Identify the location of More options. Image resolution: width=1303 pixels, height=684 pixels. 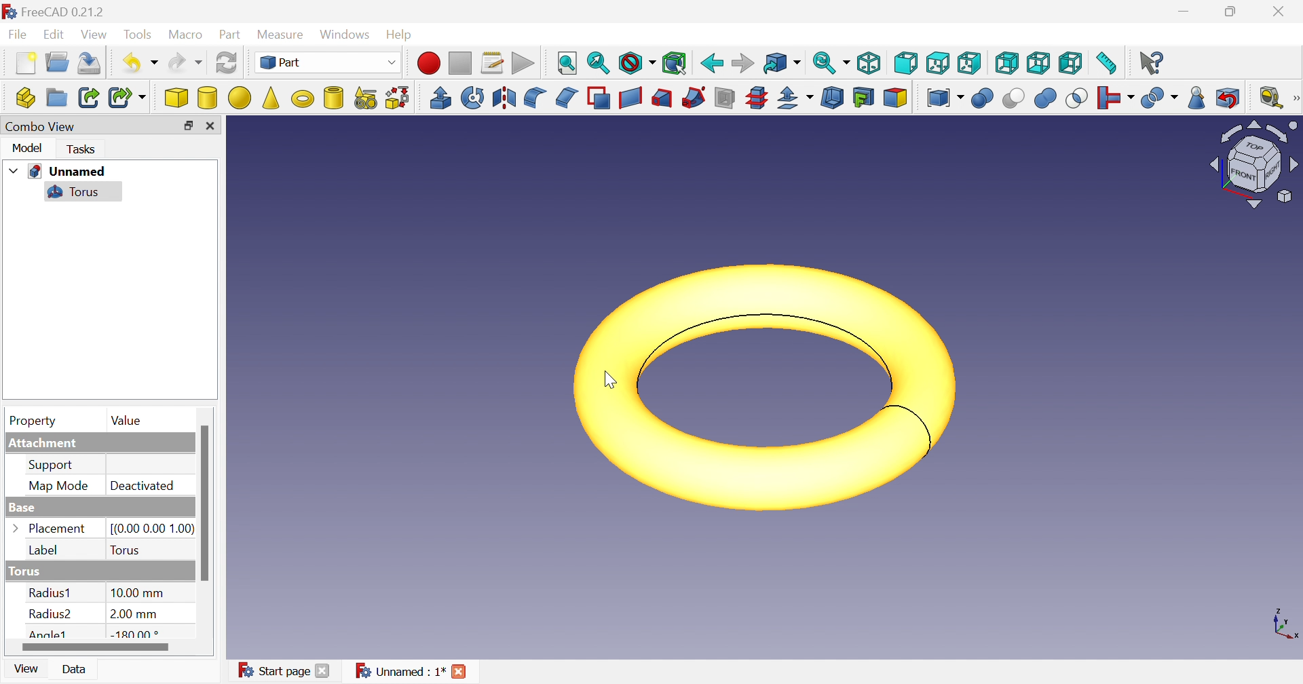
(18, 529).